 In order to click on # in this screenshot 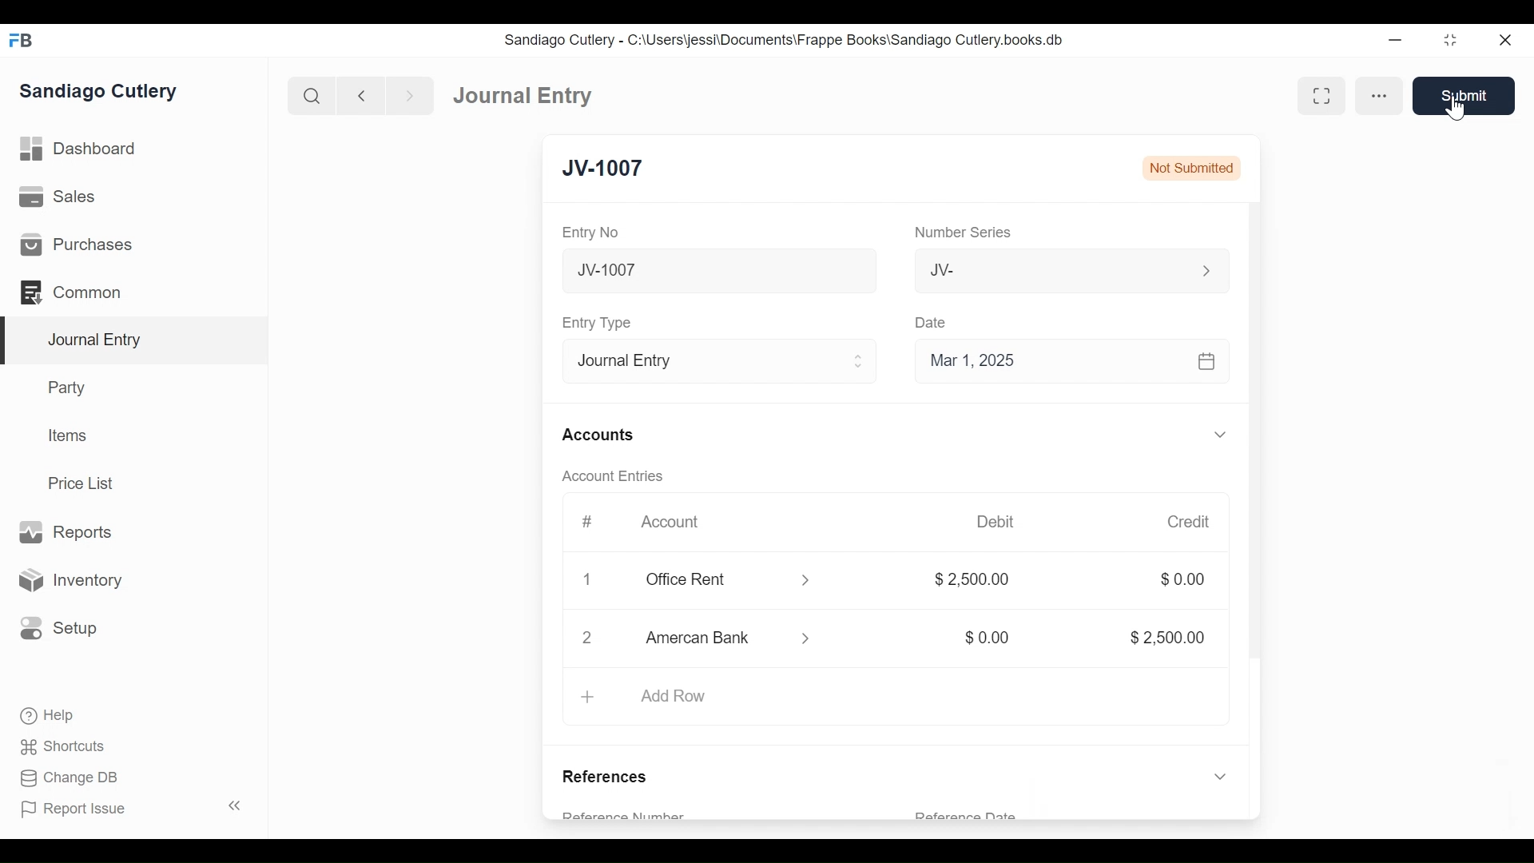, I will do `click(582, 522)`.